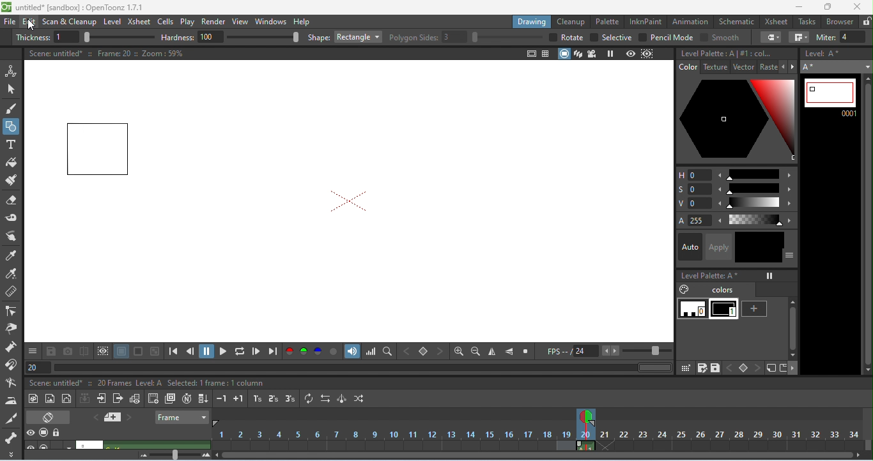 The height and width of the screenshot is (461, 873). Describe the element at coordinates (325, 398) in the screenshot. I see `reverse` at that location.